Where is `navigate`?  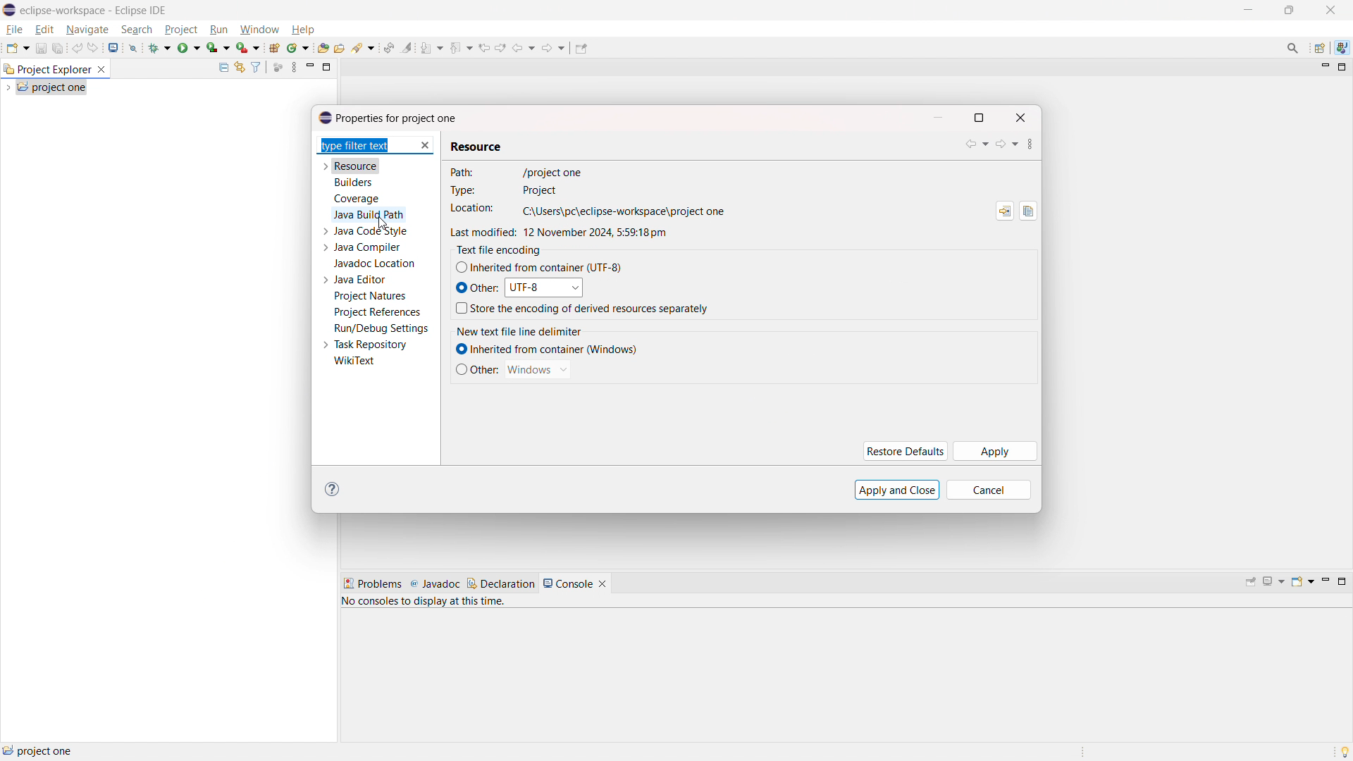
navigate is located at coordinates (87, 29).